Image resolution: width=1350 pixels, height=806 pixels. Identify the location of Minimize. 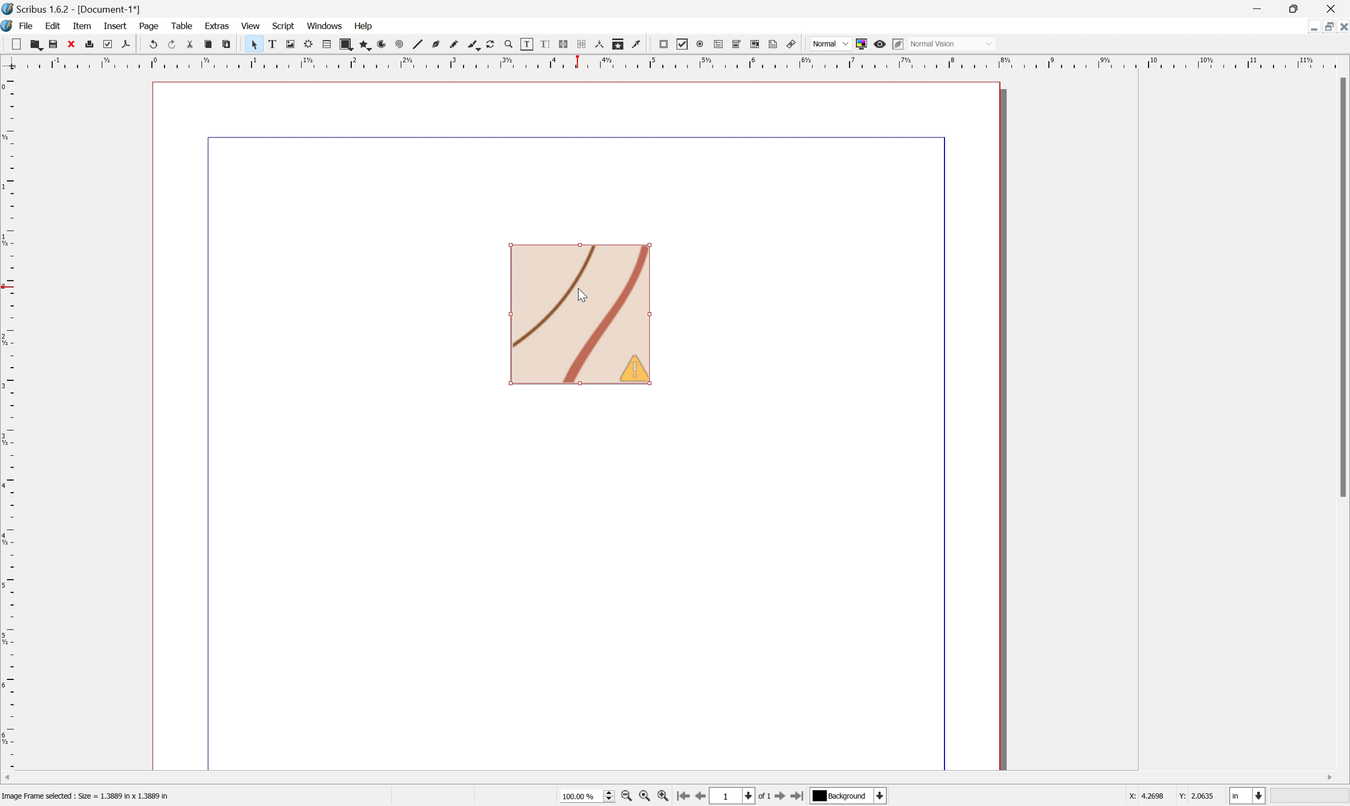
(1257, 9).